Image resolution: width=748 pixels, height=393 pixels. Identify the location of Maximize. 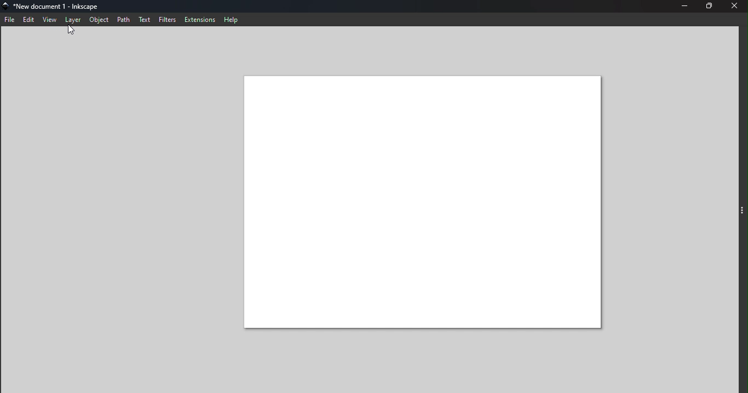
(712, 7).